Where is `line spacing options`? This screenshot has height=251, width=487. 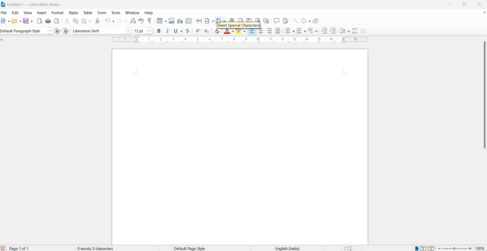
line spacing options is located at coordinates (350, 31).